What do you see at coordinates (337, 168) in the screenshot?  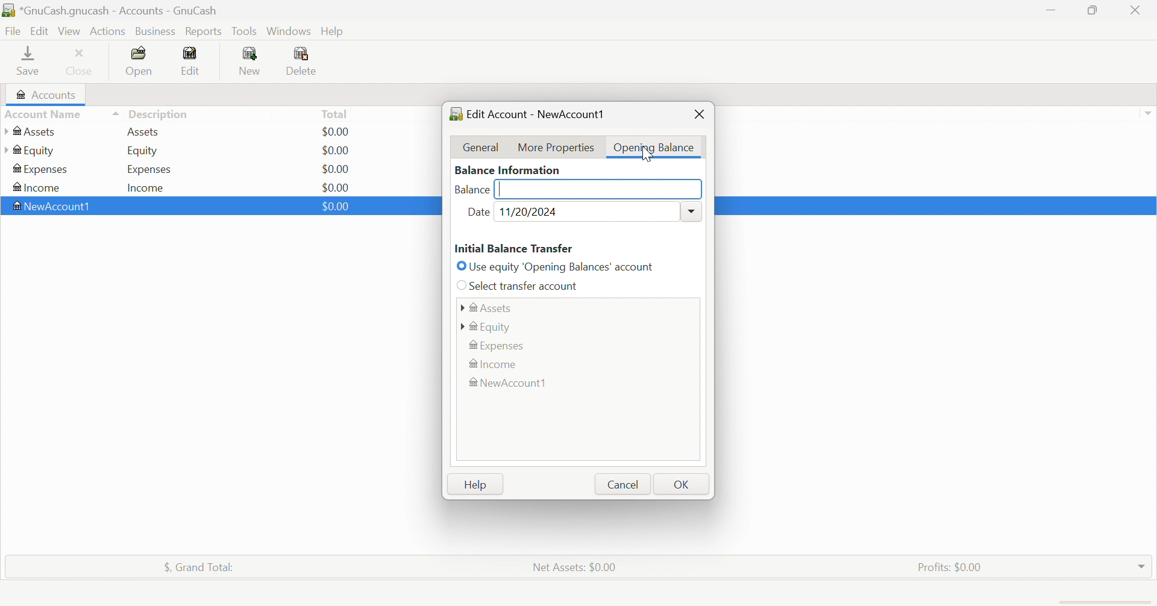 I see `$0.00` at bounding box center [337, 168].